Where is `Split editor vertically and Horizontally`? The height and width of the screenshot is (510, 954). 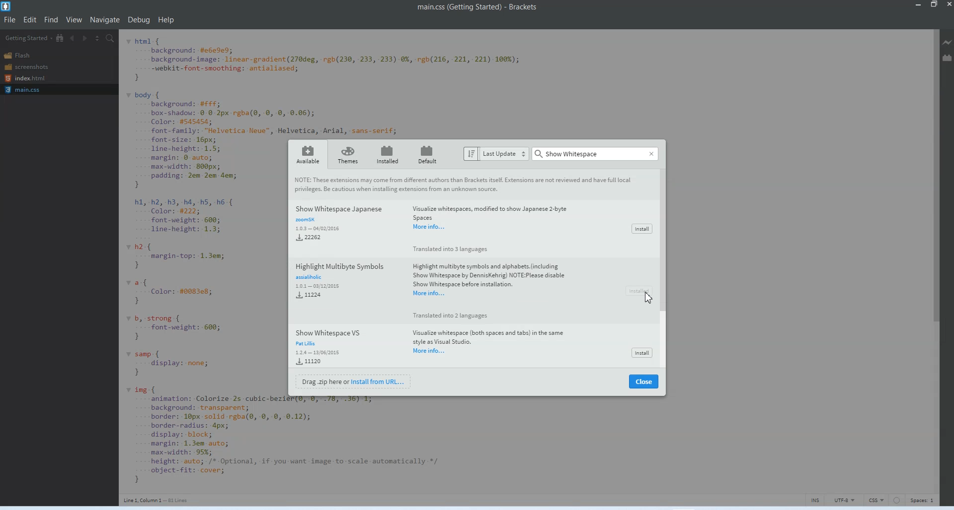 Split editor vertically and Horizontally is located at coordinates (97, 37).